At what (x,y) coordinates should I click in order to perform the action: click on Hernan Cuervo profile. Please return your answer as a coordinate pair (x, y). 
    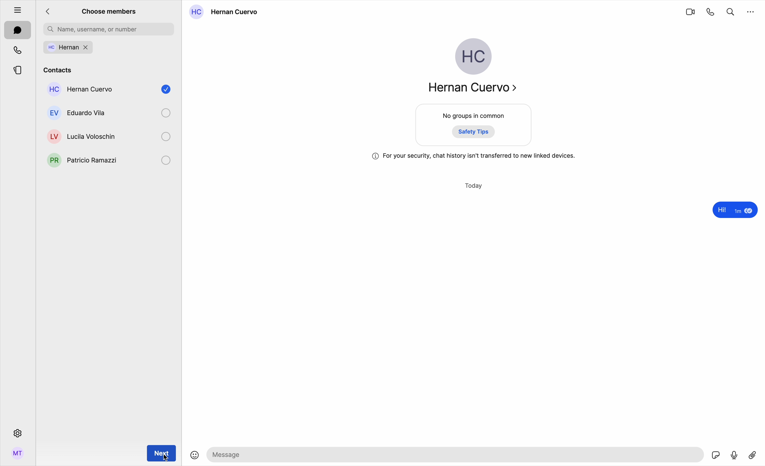
    Looking at the image, I should click on (471, 69).